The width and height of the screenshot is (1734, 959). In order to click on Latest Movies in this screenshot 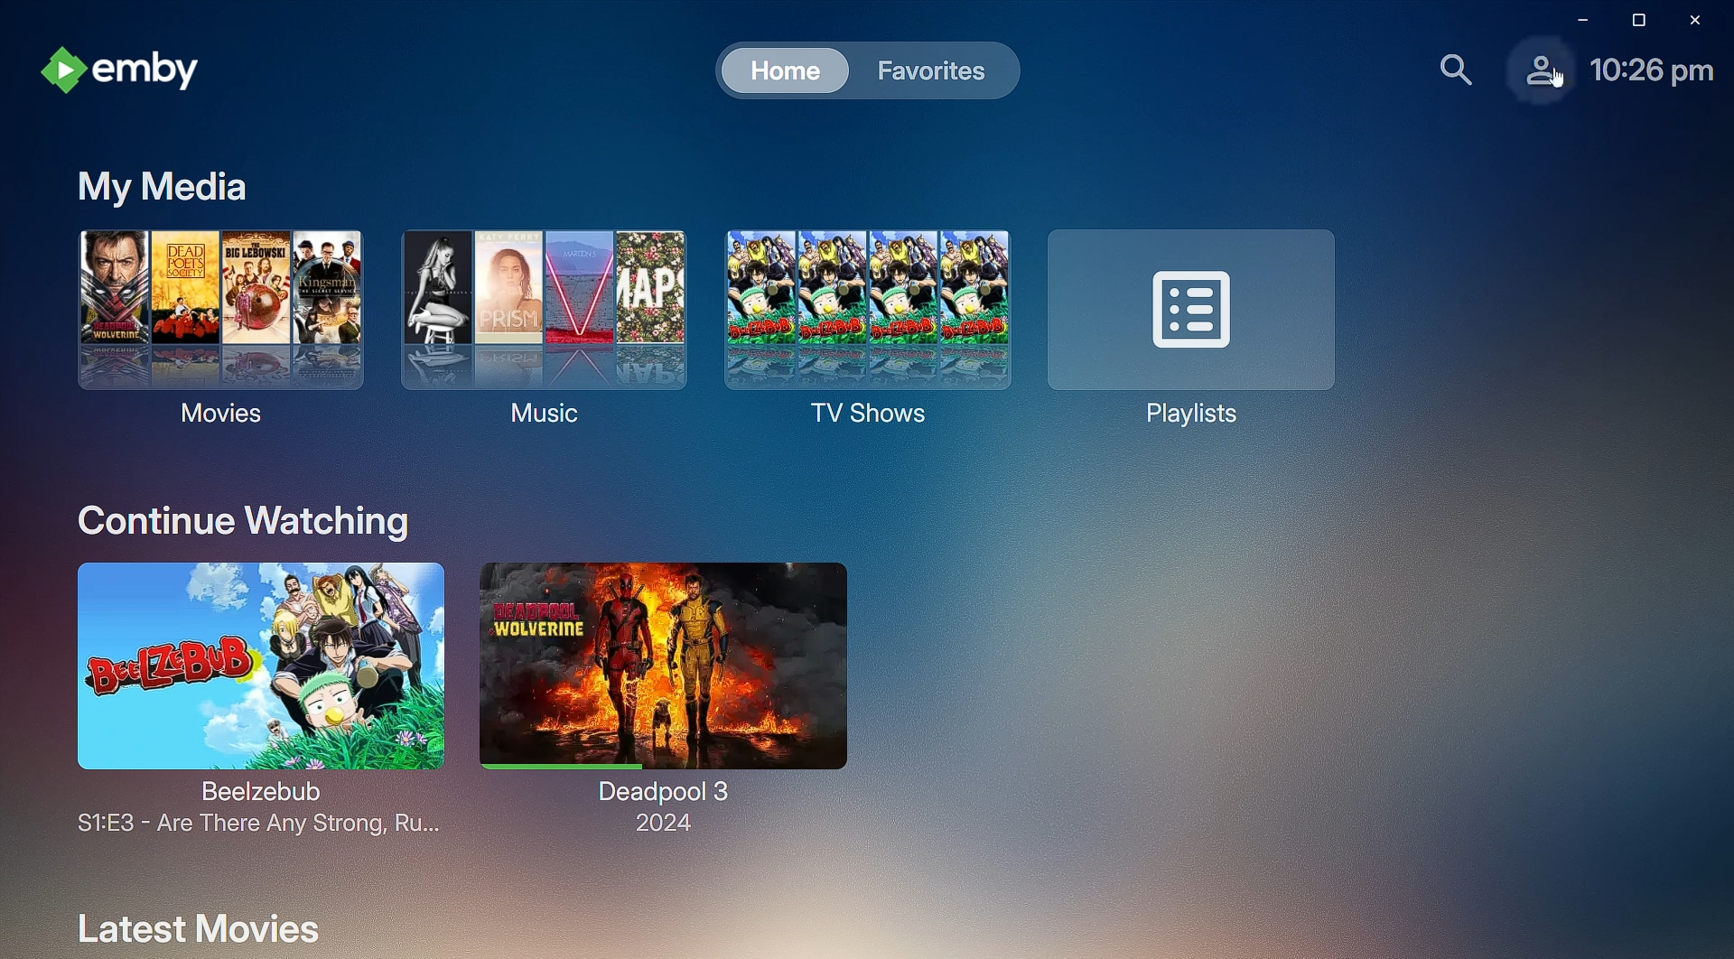, I will do `click(198, 922)`.